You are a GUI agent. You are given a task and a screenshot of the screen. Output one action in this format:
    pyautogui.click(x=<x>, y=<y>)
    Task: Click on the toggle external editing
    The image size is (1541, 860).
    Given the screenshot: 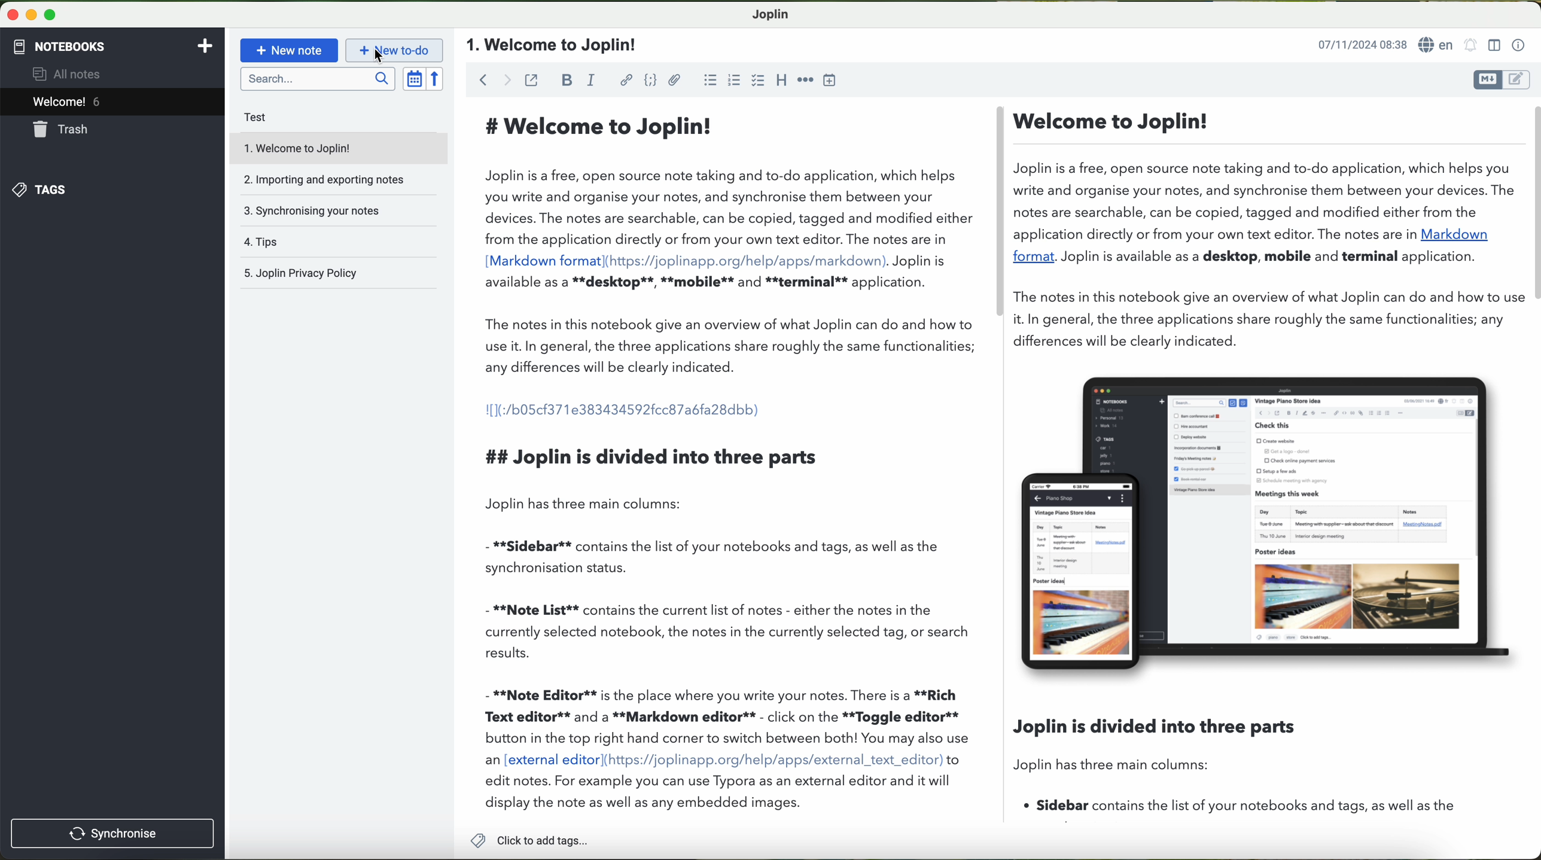 What is the action you would take?
    pyautogui.click(x=532, y=80)
    